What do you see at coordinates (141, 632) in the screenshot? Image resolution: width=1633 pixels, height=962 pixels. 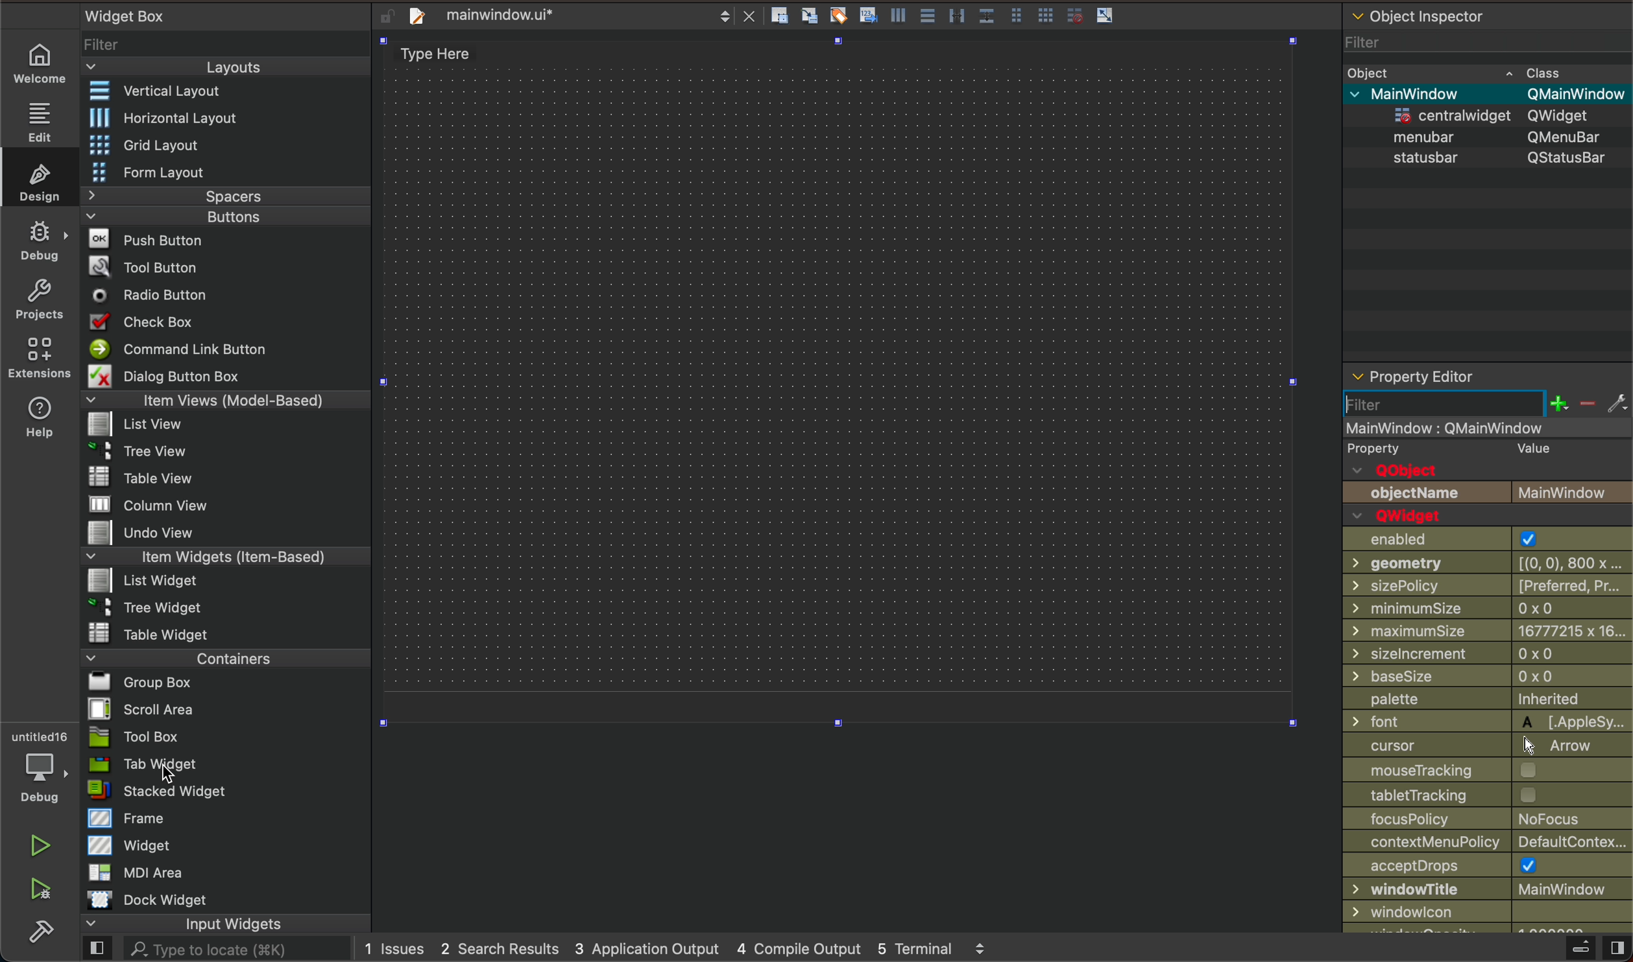 I see `Table Widget` at bounding box center [141, 632].